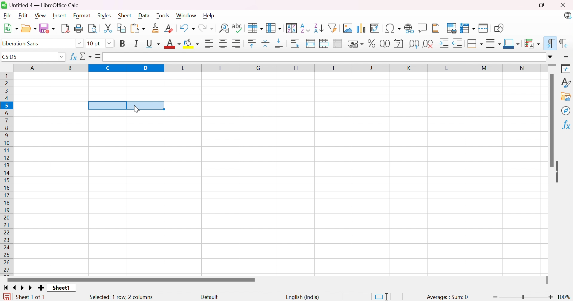 The width and height of the screenshot is (573, 301). Describe the element at coordinates (531, 42) in the screenshot. I see `Conditional` at that location.